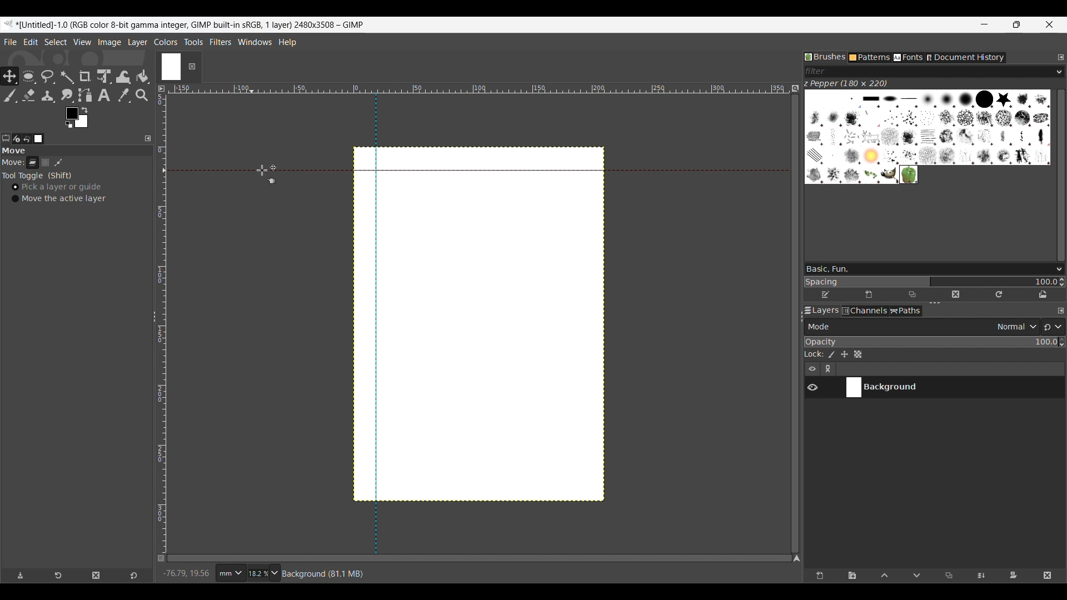 The height and width of the screenshot is (600, 1067). Describe the element at coordinates (82, 42) in the screenshot. I see `View menu` at that location.